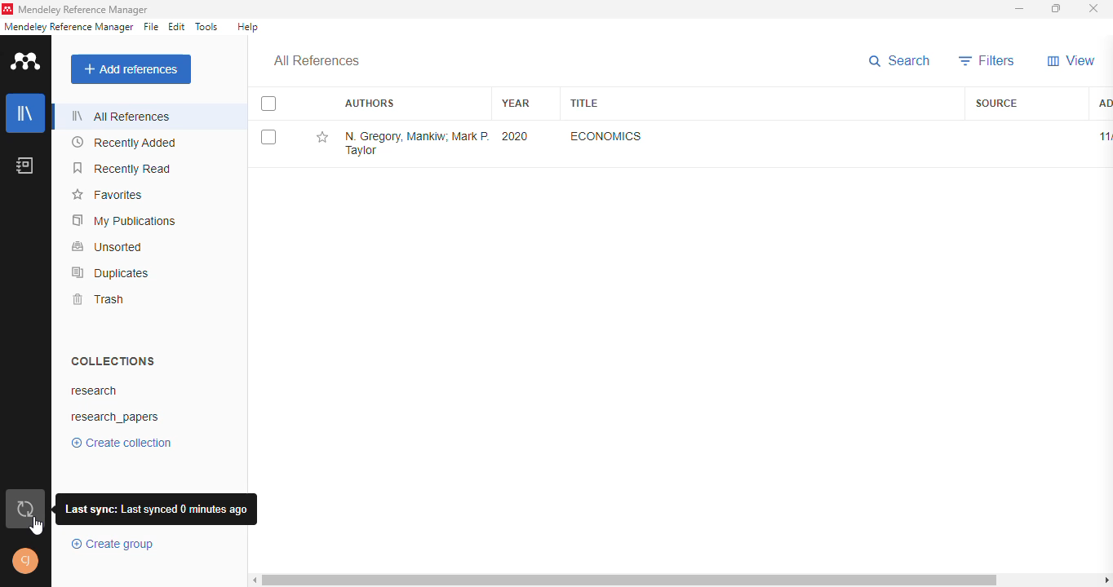  Describe the element at coordinates (124, 219) in the screenshot. I see `my publications` at that location.